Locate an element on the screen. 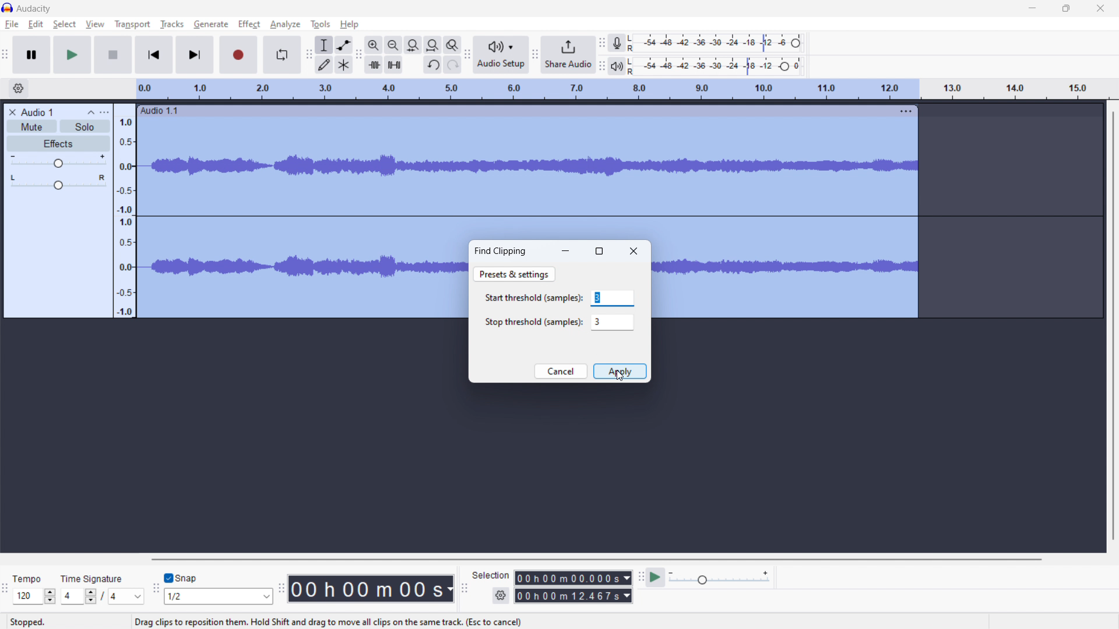 The image size is (1119, 629). recording meter toolbar is located at coordinates (601, 44).